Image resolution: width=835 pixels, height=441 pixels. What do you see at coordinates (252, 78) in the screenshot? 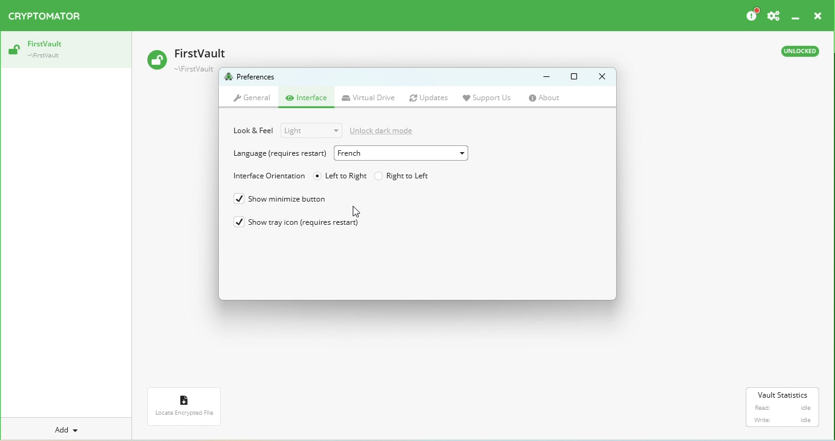
I see `Preferences` at bounding box center [252, 78].